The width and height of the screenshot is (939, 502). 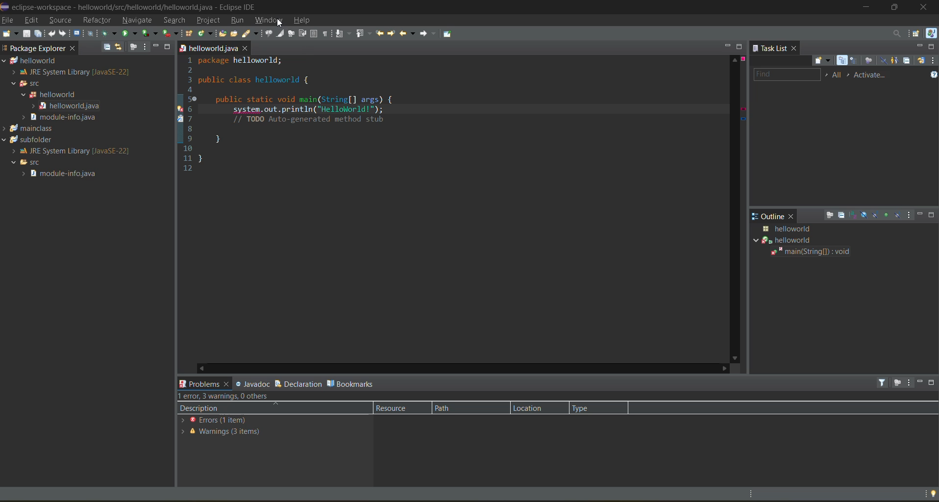 I want to click on open a terminal, so click(x=79, y=35).